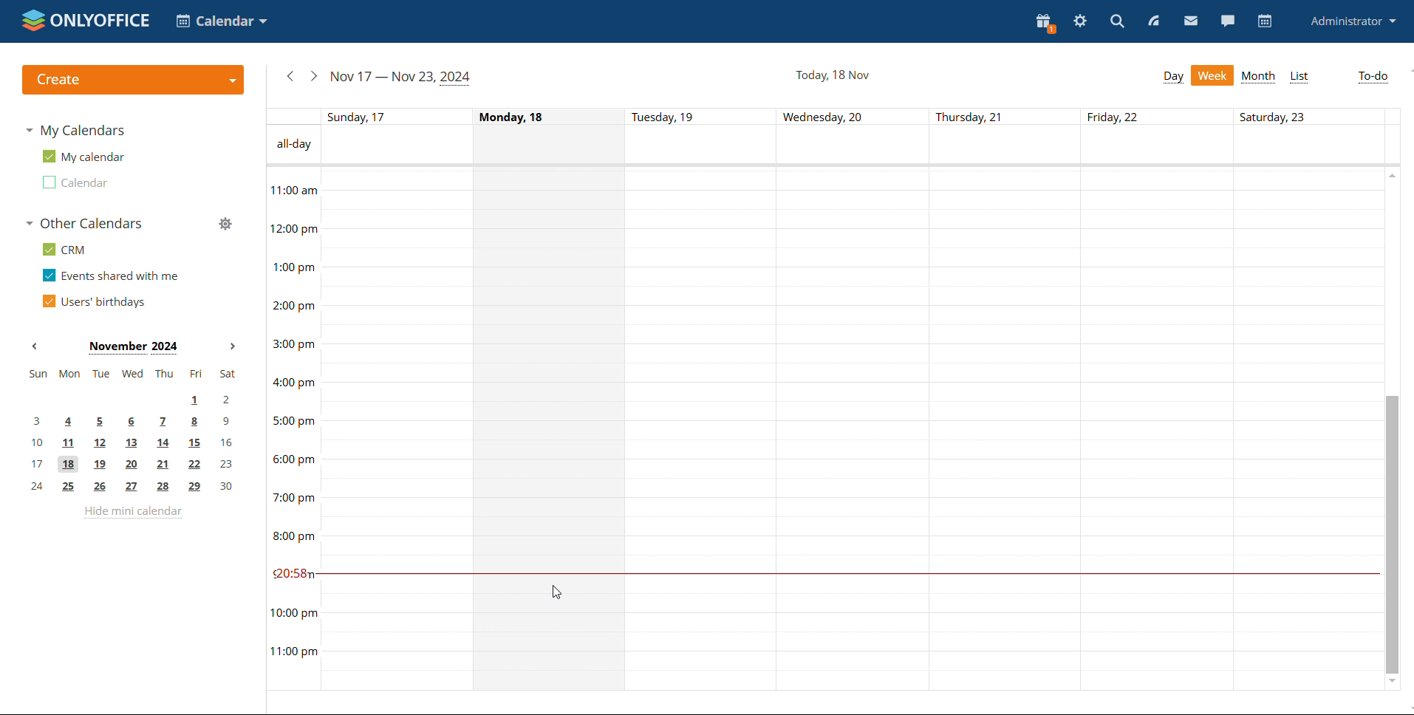 Image resolution: width=1414 pixels, height=715 pixels. Describe the element at coordinates (232, 346) in the screenshot. I see `next month` at that location.